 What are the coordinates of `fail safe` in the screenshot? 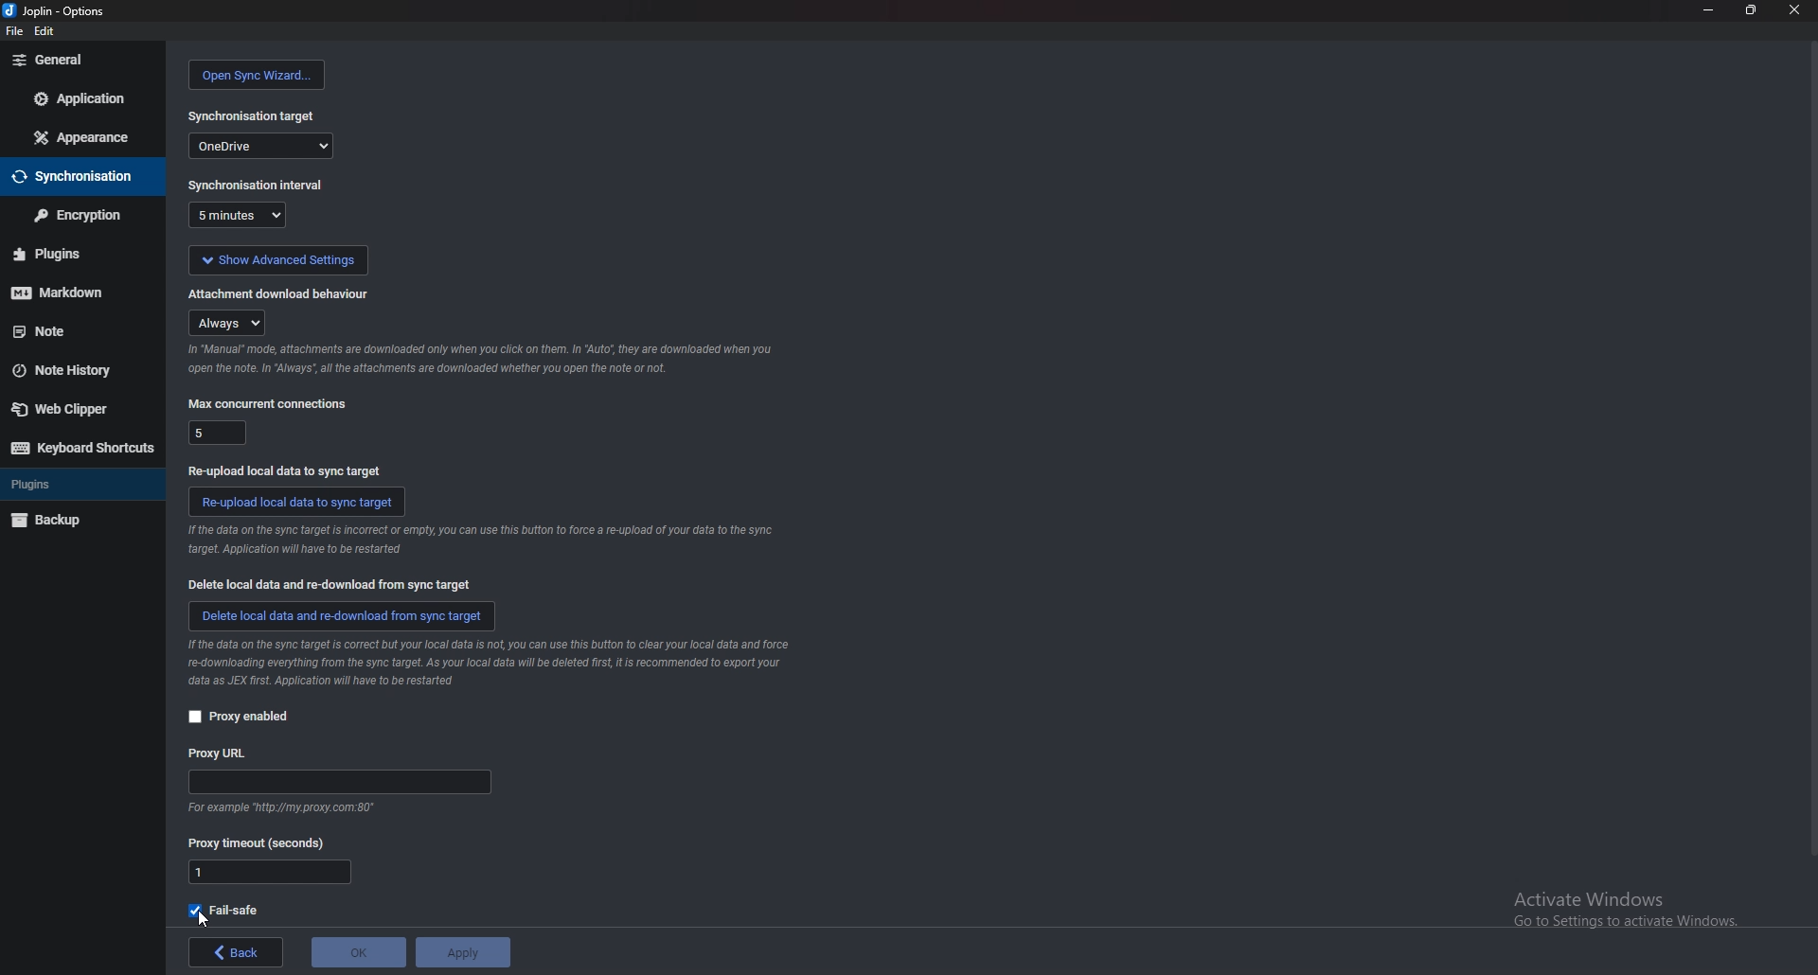 It's located at (228, 911).